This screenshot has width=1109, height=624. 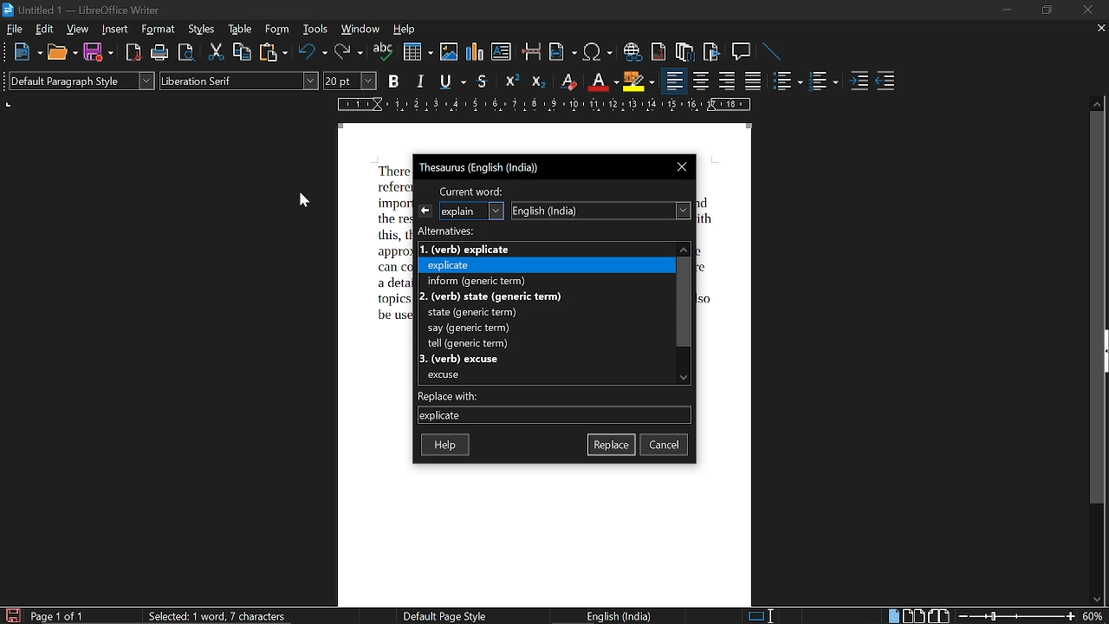 I want to click on scale, so click(x=542, y=106).